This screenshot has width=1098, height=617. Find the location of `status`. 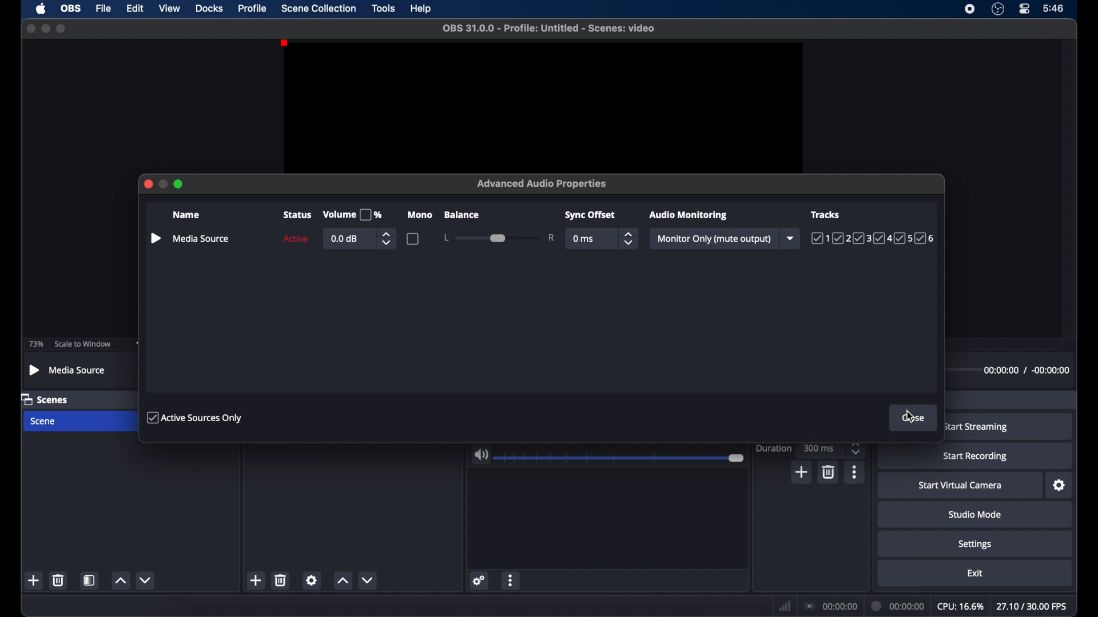

status is located at coordinates (297, 215).